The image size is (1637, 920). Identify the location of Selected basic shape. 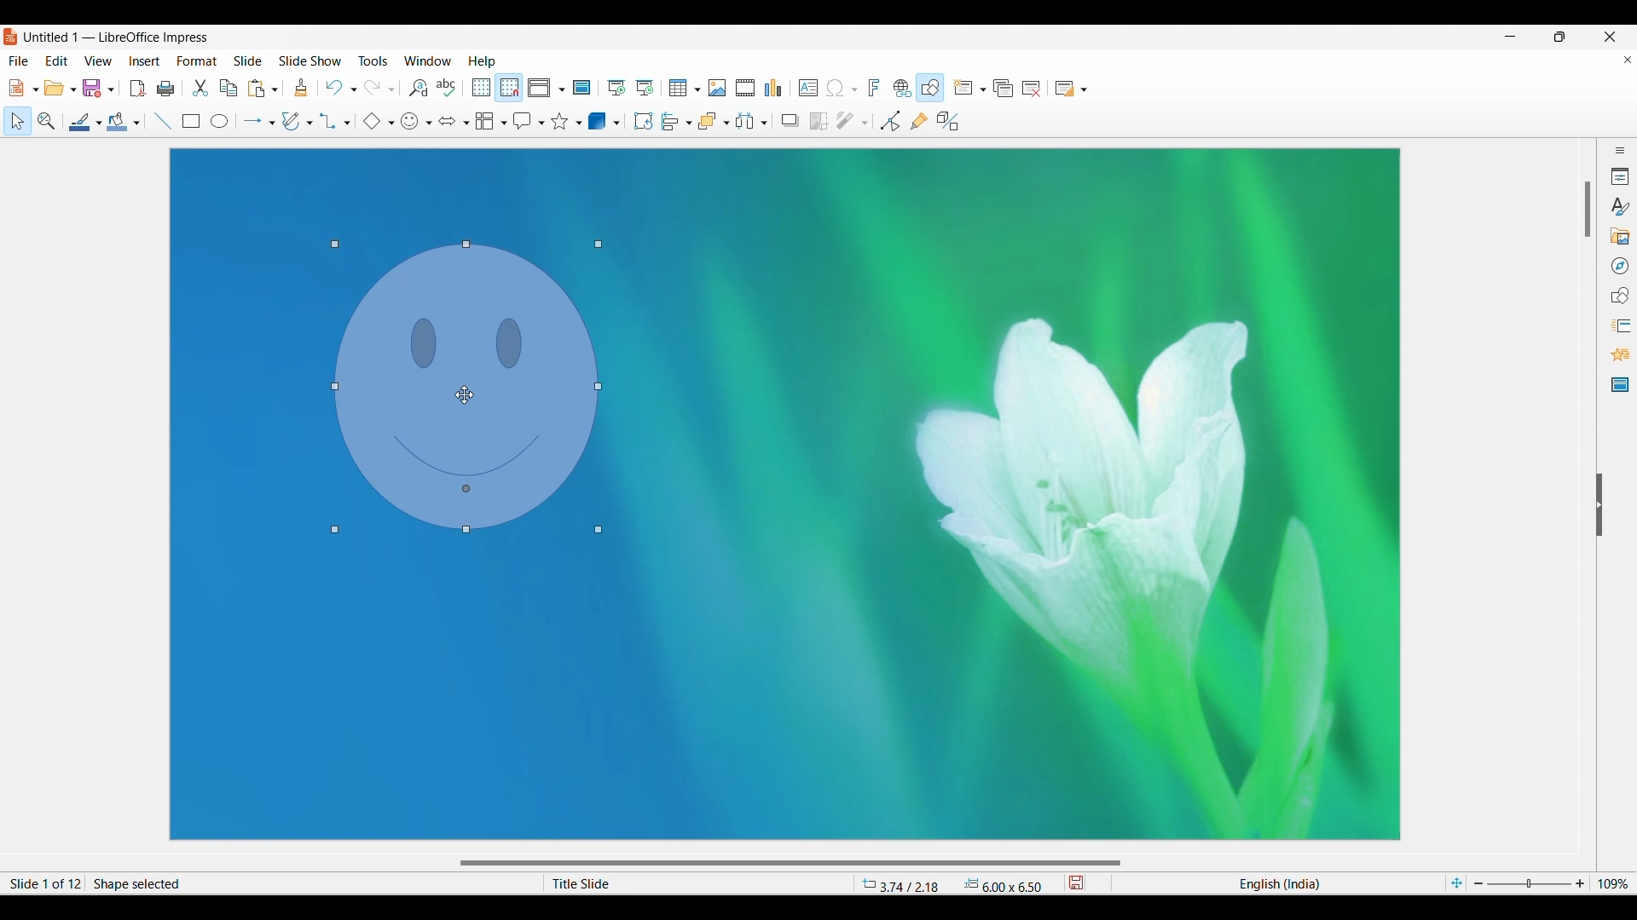
(372, 121).